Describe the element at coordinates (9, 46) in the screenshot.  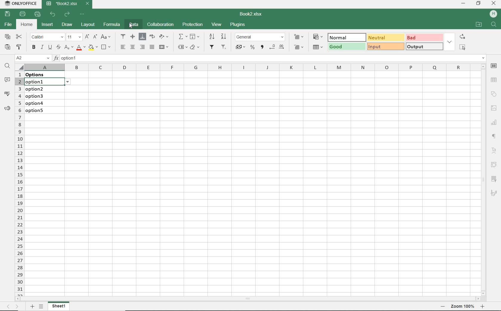
I see `PASTE` at that location.